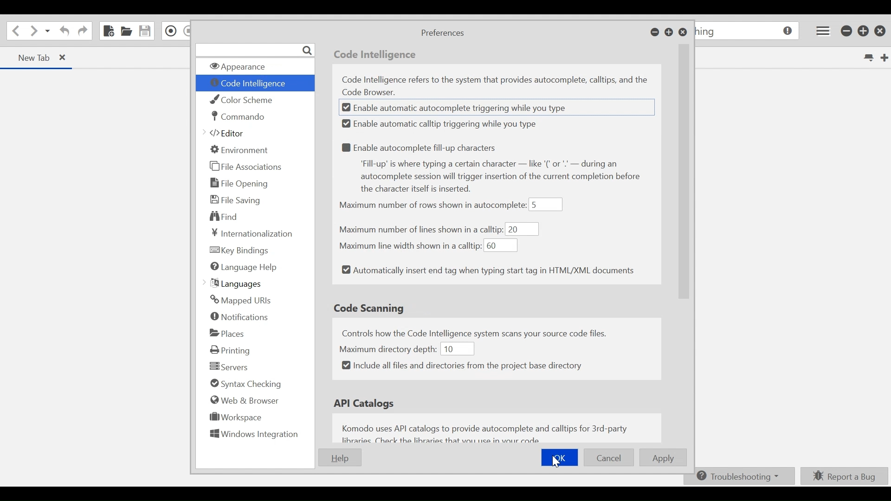 This screenshot has width=891, height=501. What do you see at coordinates (244, 400) in the screenshot?
I see `Web & Browser` at bounding box center [244, 400].